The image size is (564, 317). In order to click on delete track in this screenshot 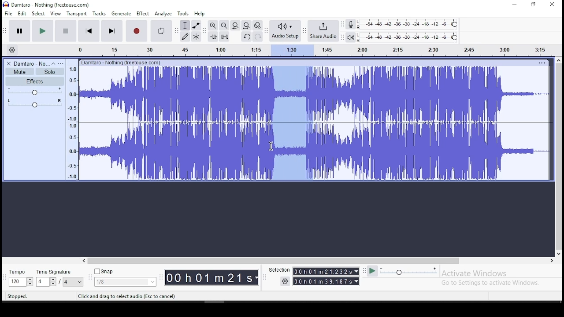, I will do `click(9, 63)`.